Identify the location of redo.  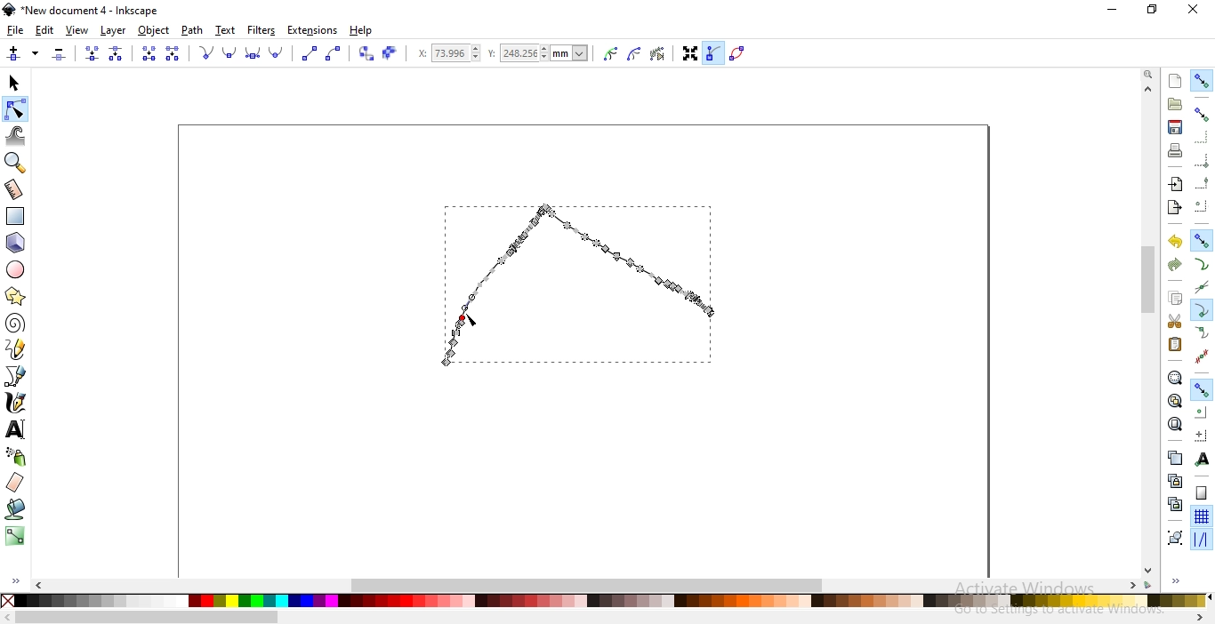
(1174, 265).